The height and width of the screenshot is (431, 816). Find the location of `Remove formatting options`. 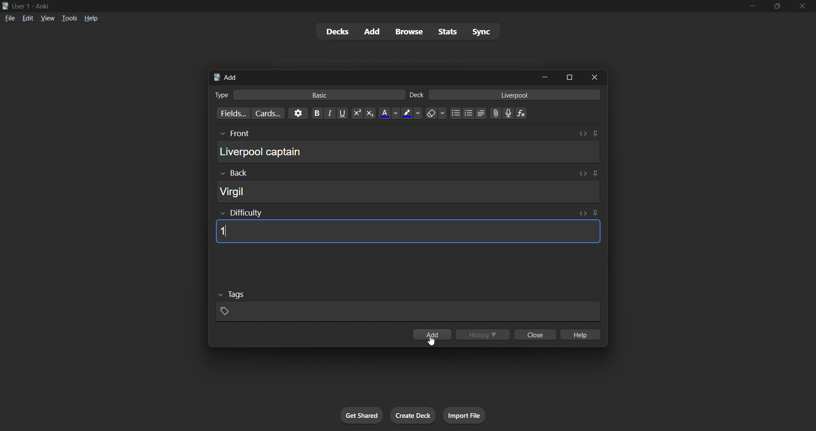

Remove formatting options is located at coordinates (436, 113).